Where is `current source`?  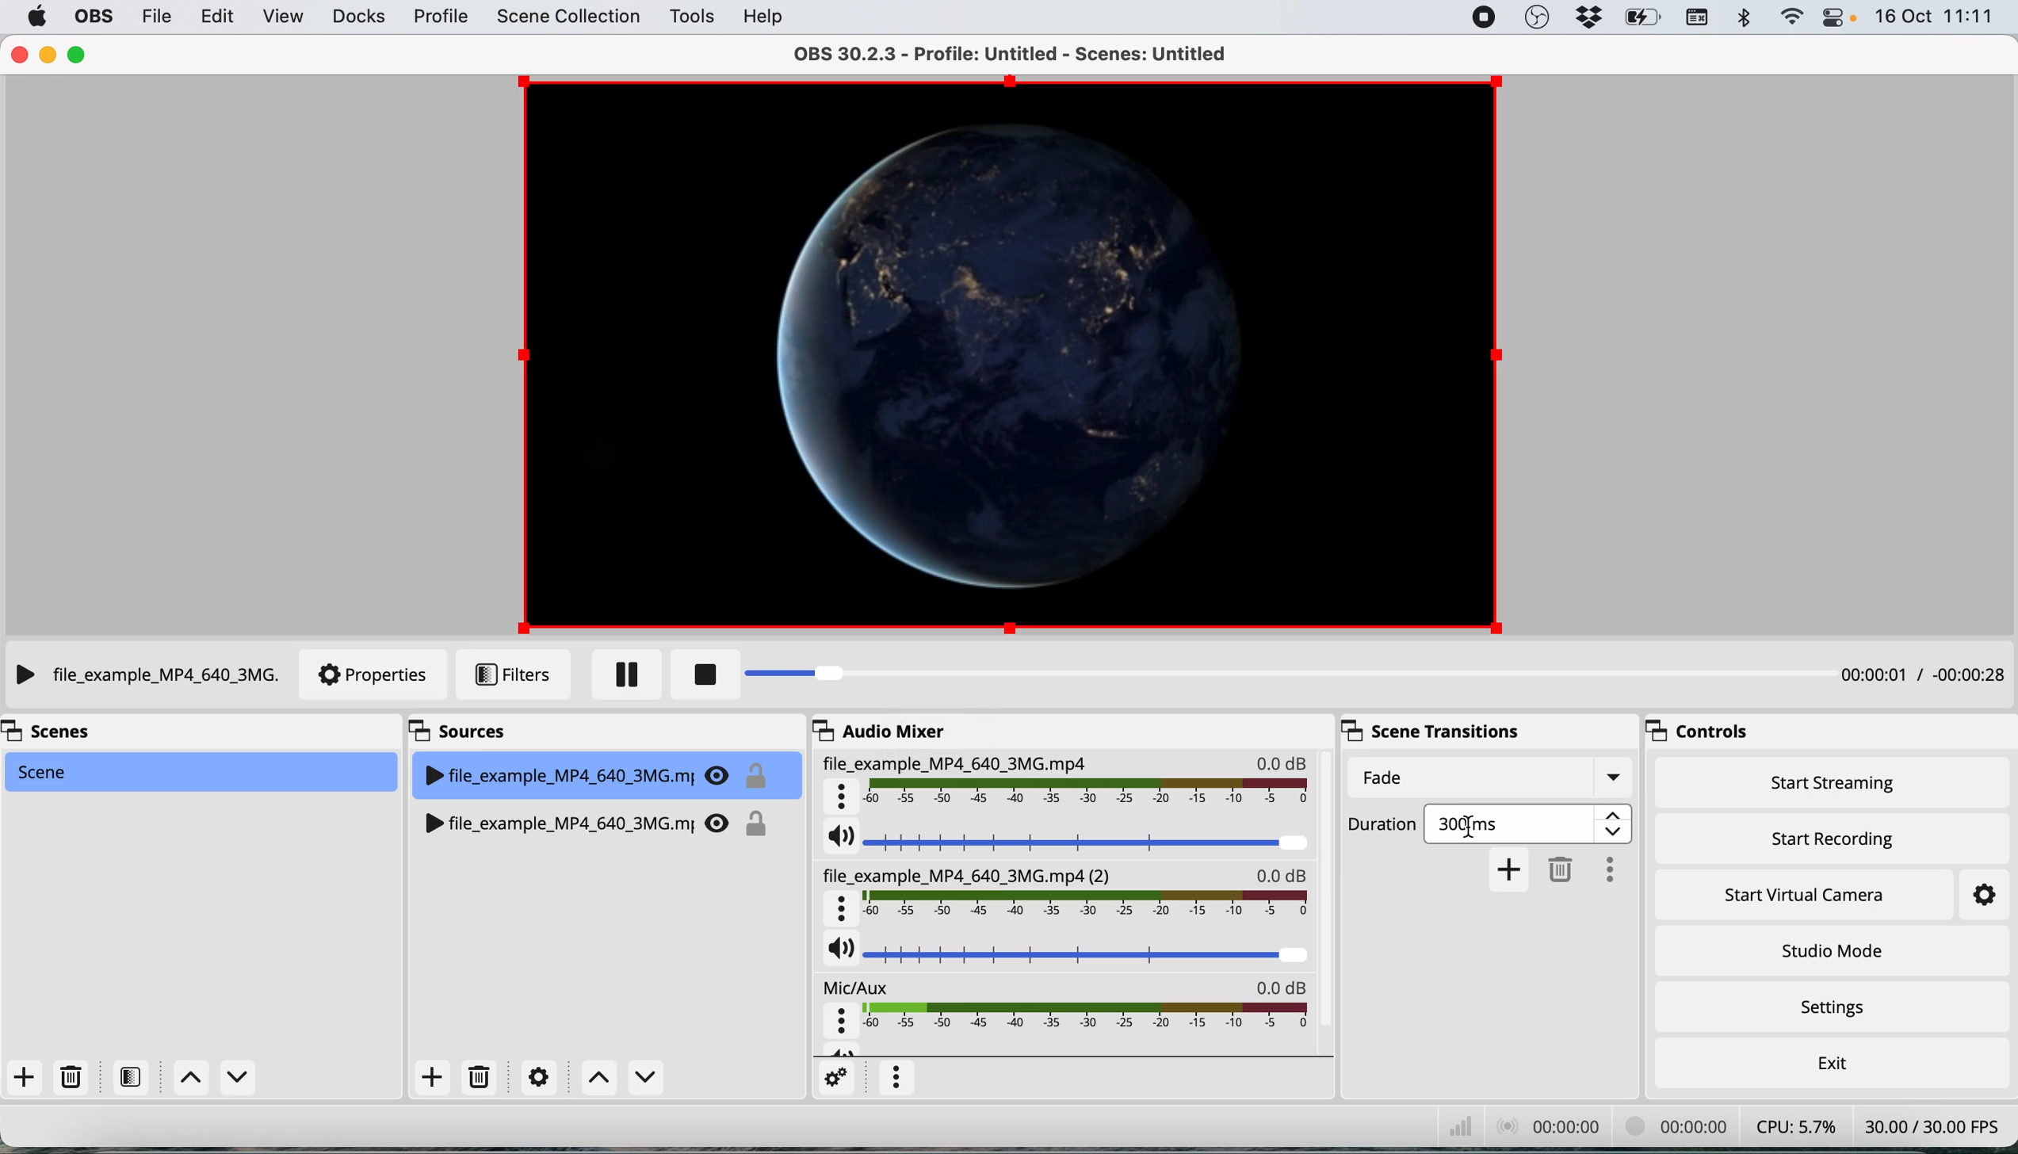
current source is located at coordinates (144, 675).